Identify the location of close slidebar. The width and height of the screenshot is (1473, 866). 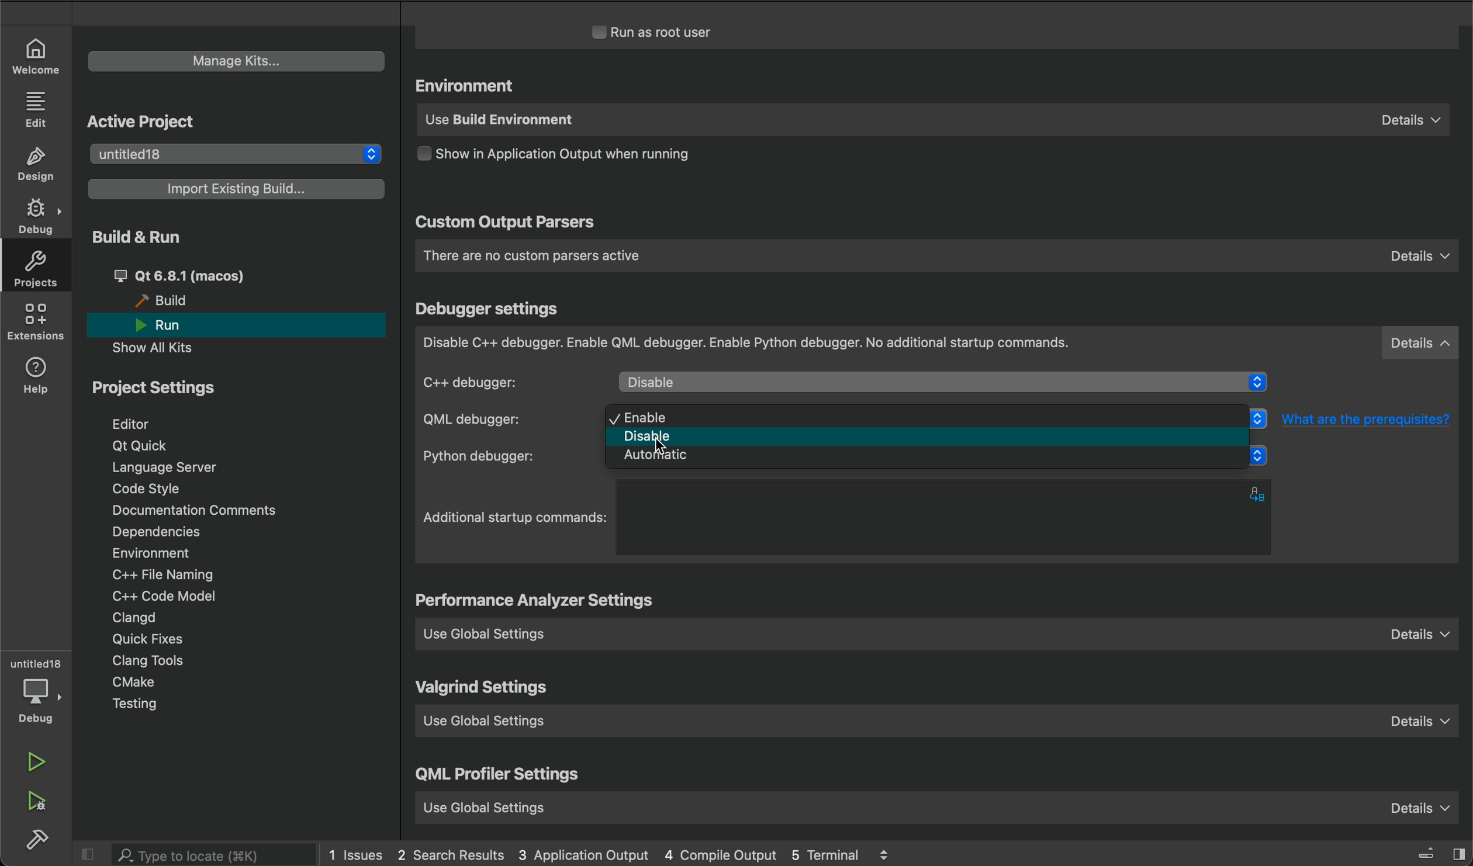
(1426, 851).